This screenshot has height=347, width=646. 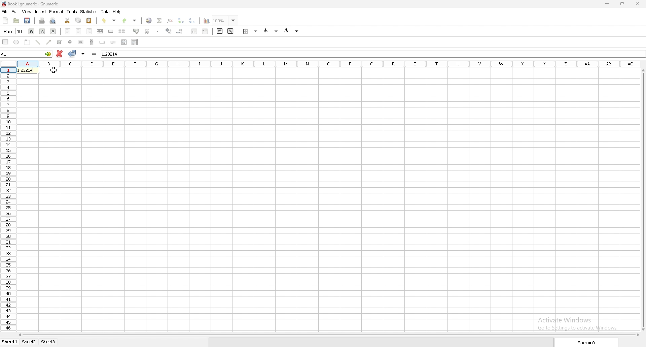 What do you see at coordinates (72, 54) in the screenshot?
I see `accept changes` at bounding box center [72, 54].